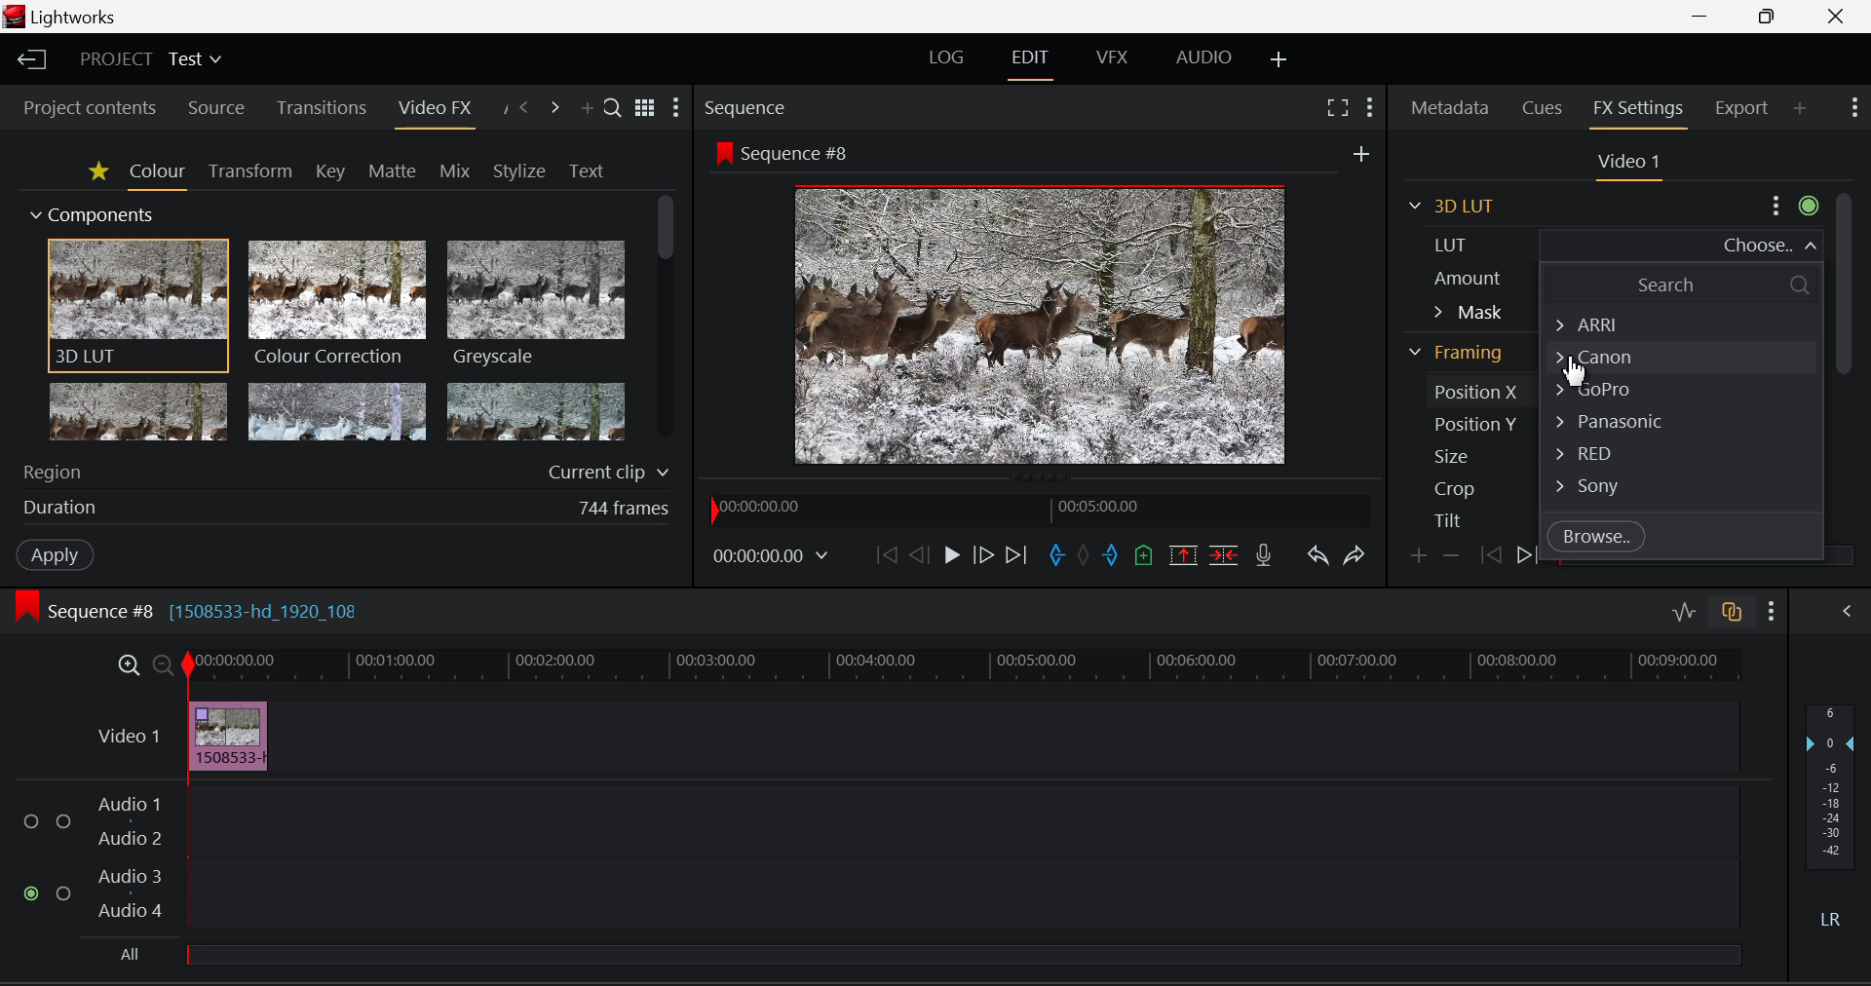  I want to click on Toggle audio levels editing, so click(1684, 610).